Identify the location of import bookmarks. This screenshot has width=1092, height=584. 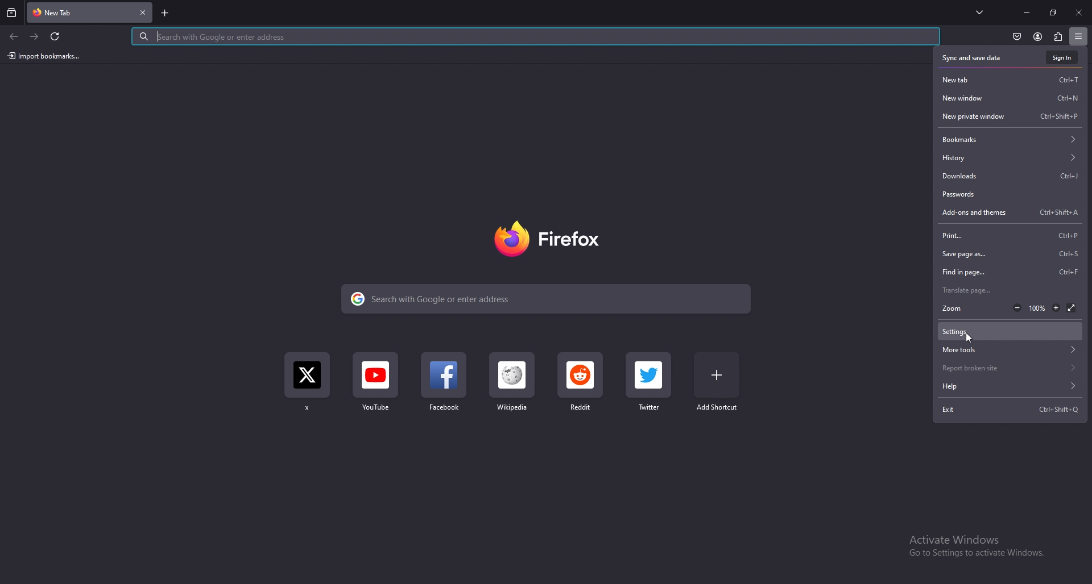
(44, 56).